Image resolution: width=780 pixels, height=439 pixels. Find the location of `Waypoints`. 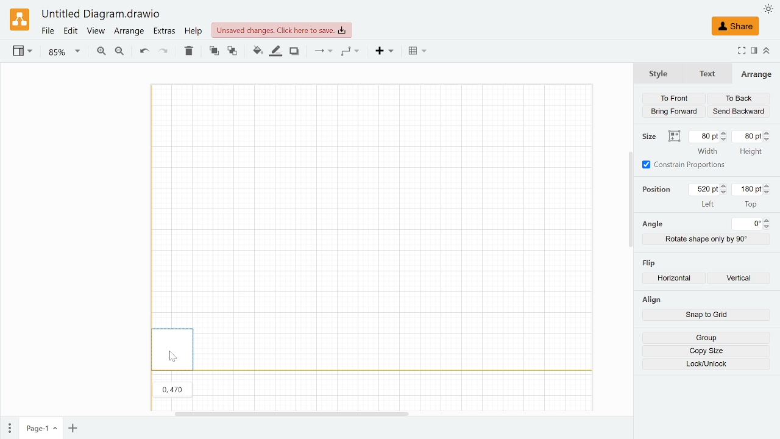

Waypoints is located at coordinates (350, 52).